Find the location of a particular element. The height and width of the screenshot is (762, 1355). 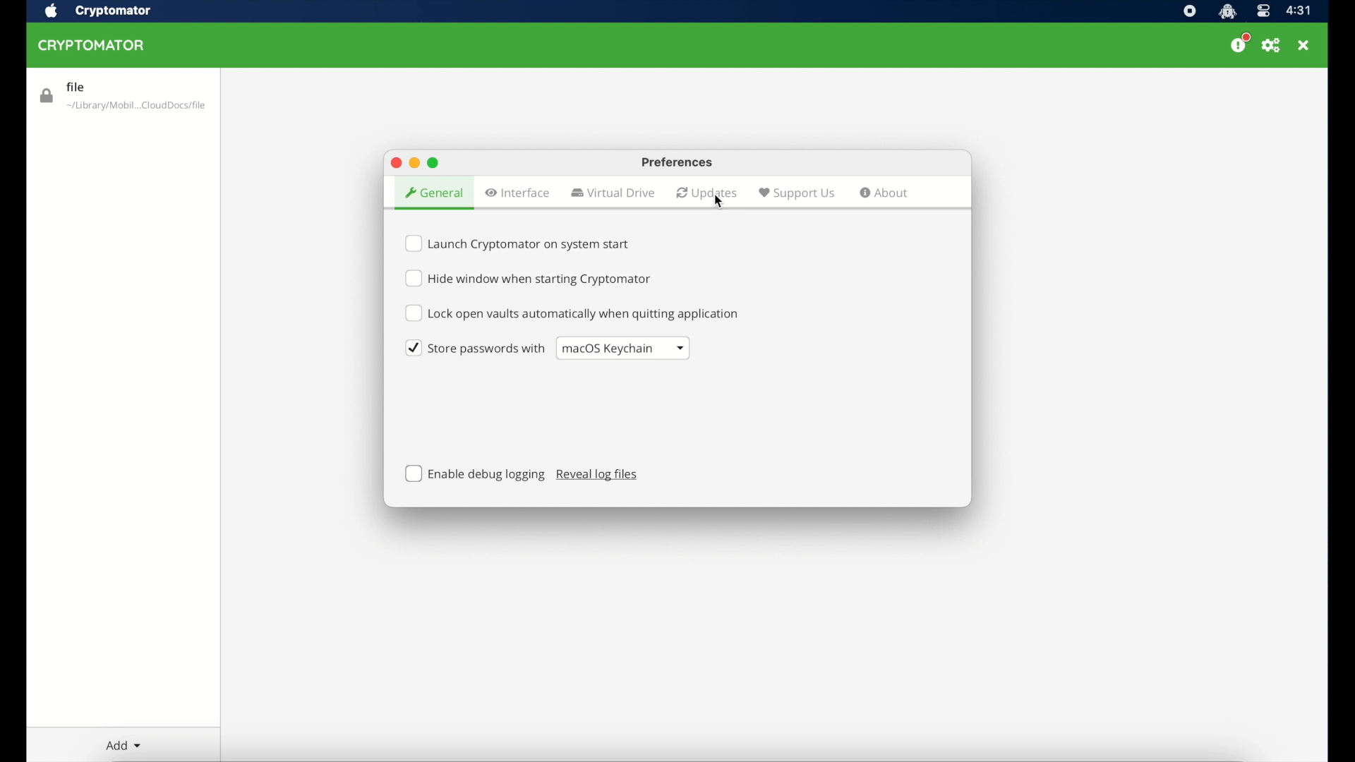

checkbox is located at coordinates (526, 278).